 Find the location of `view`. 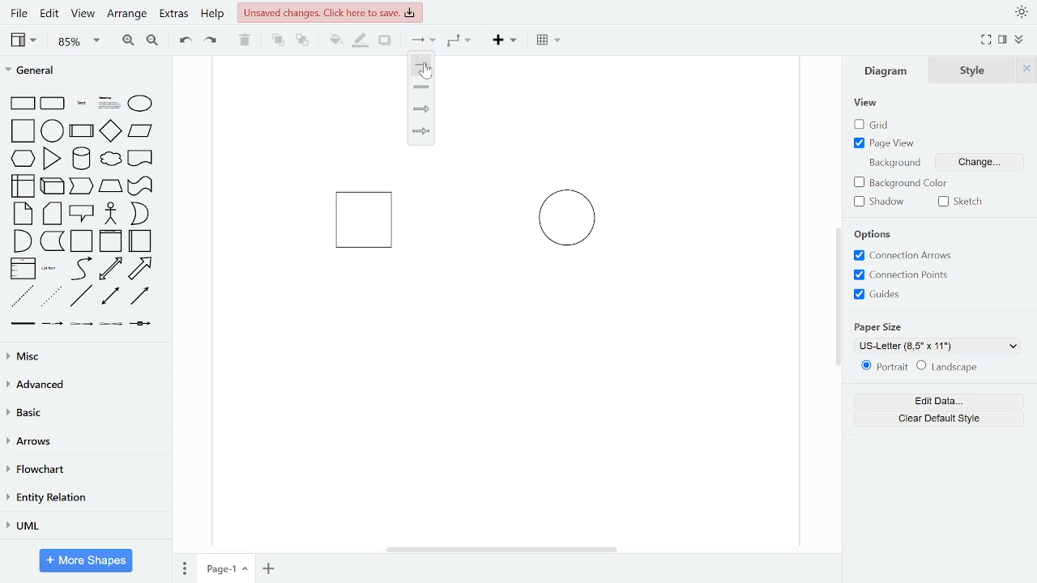

view is located at coordinates (26, 40).